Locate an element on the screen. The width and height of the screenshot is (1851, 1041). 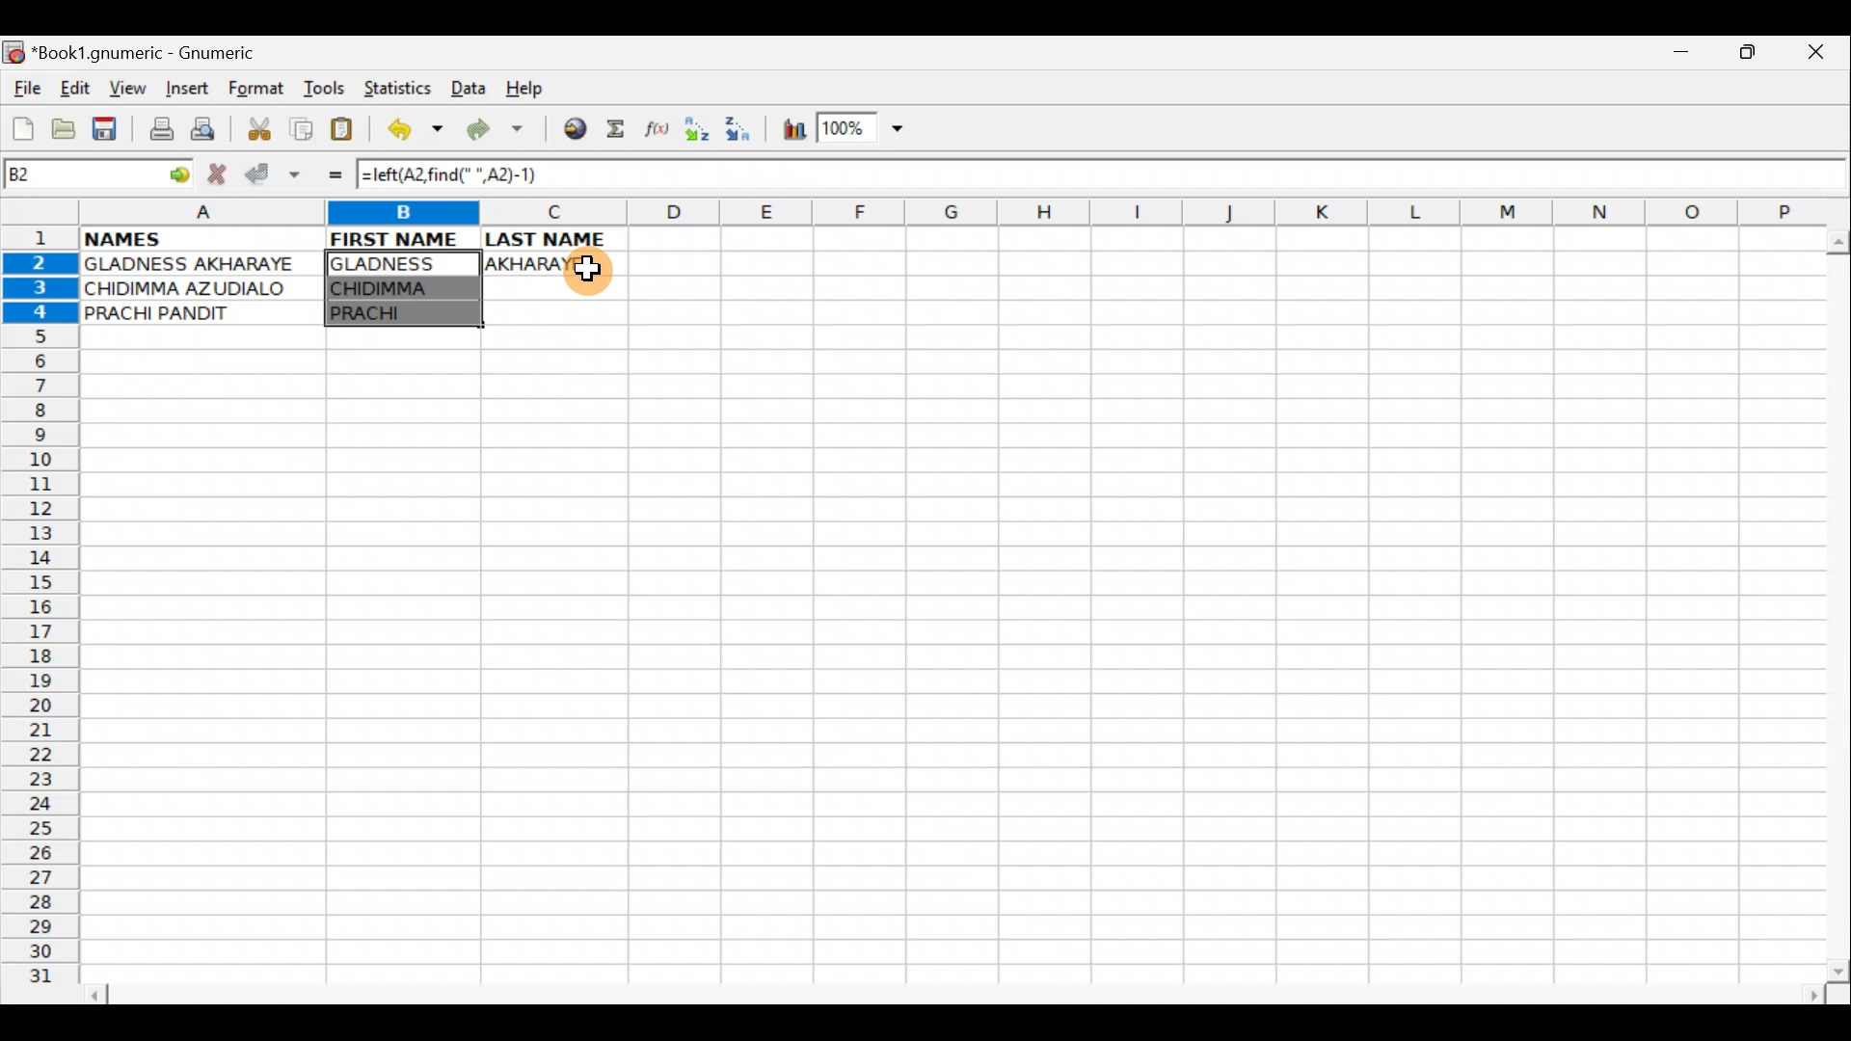
Cursor on cell C2 is located at coordinates (592, 268).